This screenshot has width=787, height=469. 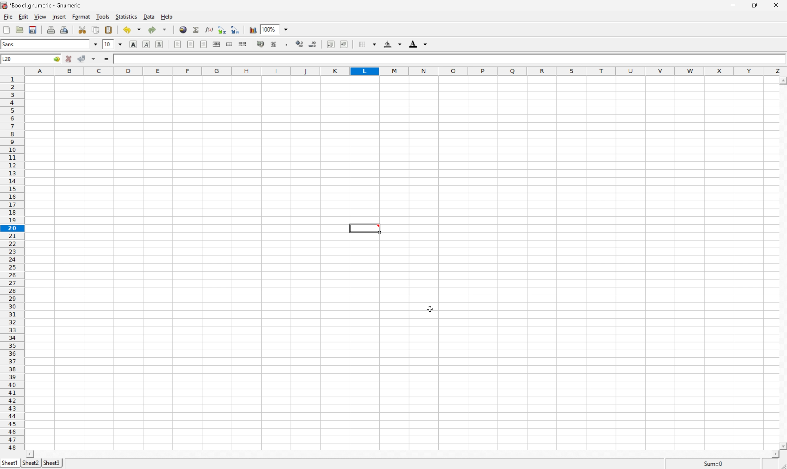 I want to click on Format the selection of accounting, so click(x=261, y=44).